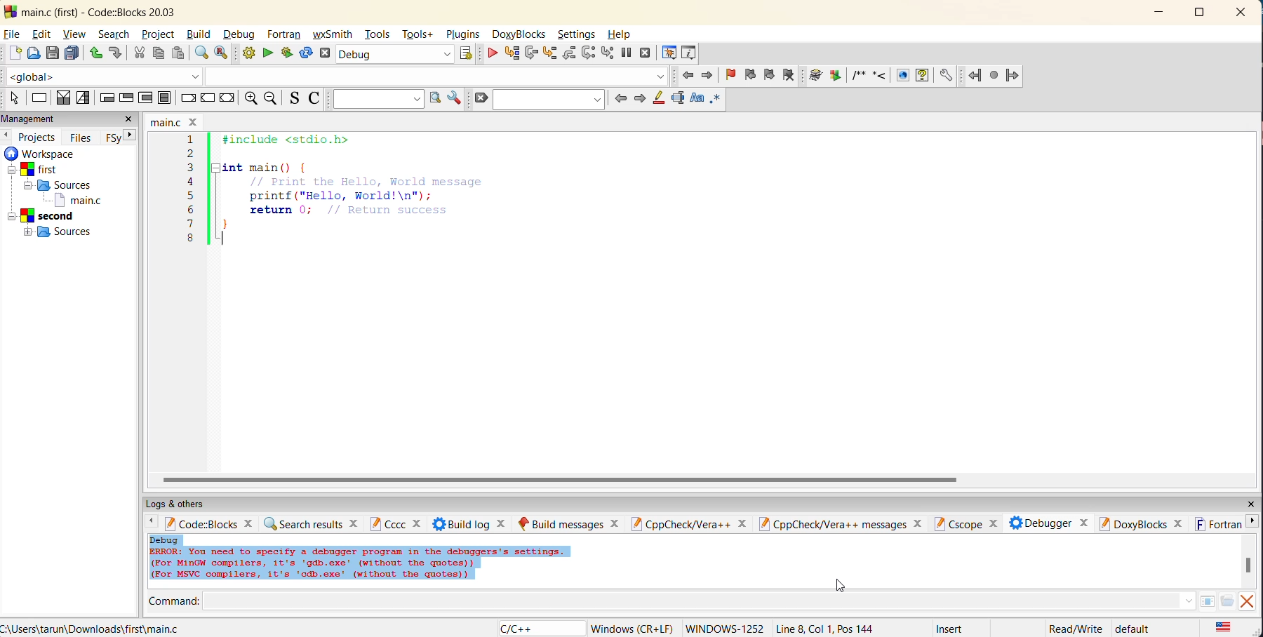 The width and height of the screenshot is (1263, 637). What do you see at coordinates (12, 53) in the screenshot?
I see `new` at bounding box center [12, 53].